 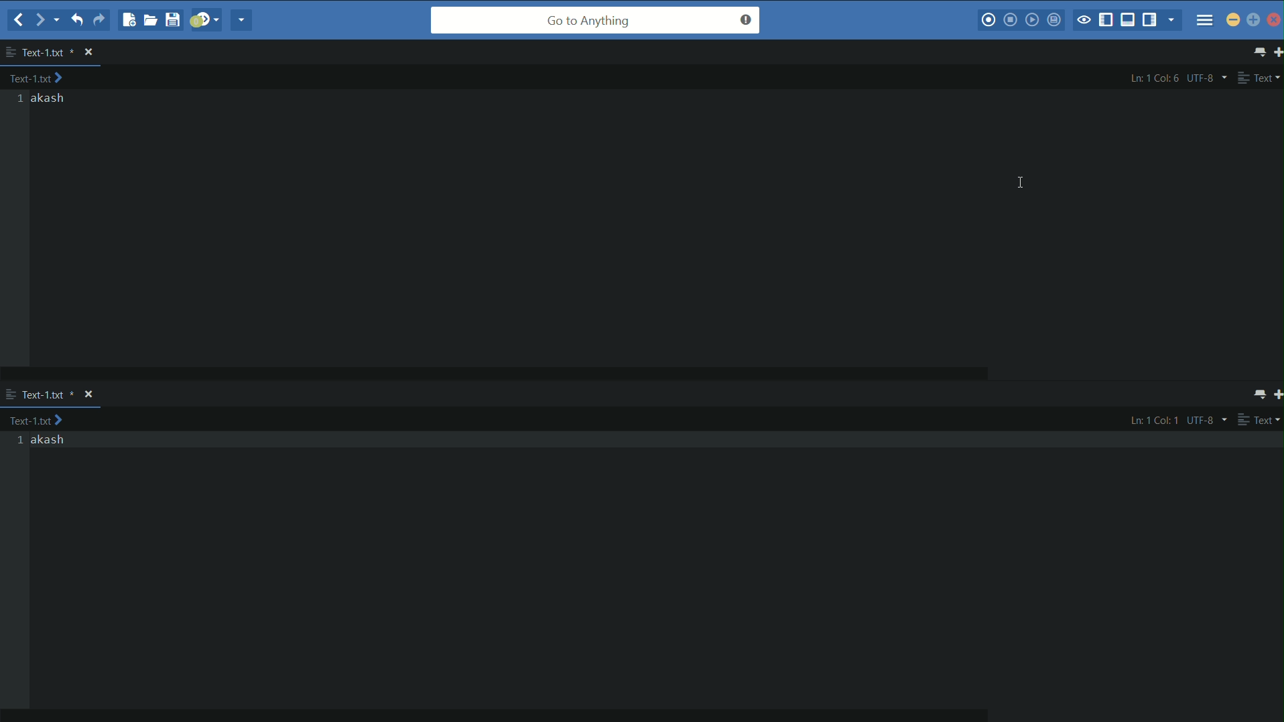 What do you see at coordinates (10, 52) in the screenshot?
I see `more options` at bounding box center [10, 52].